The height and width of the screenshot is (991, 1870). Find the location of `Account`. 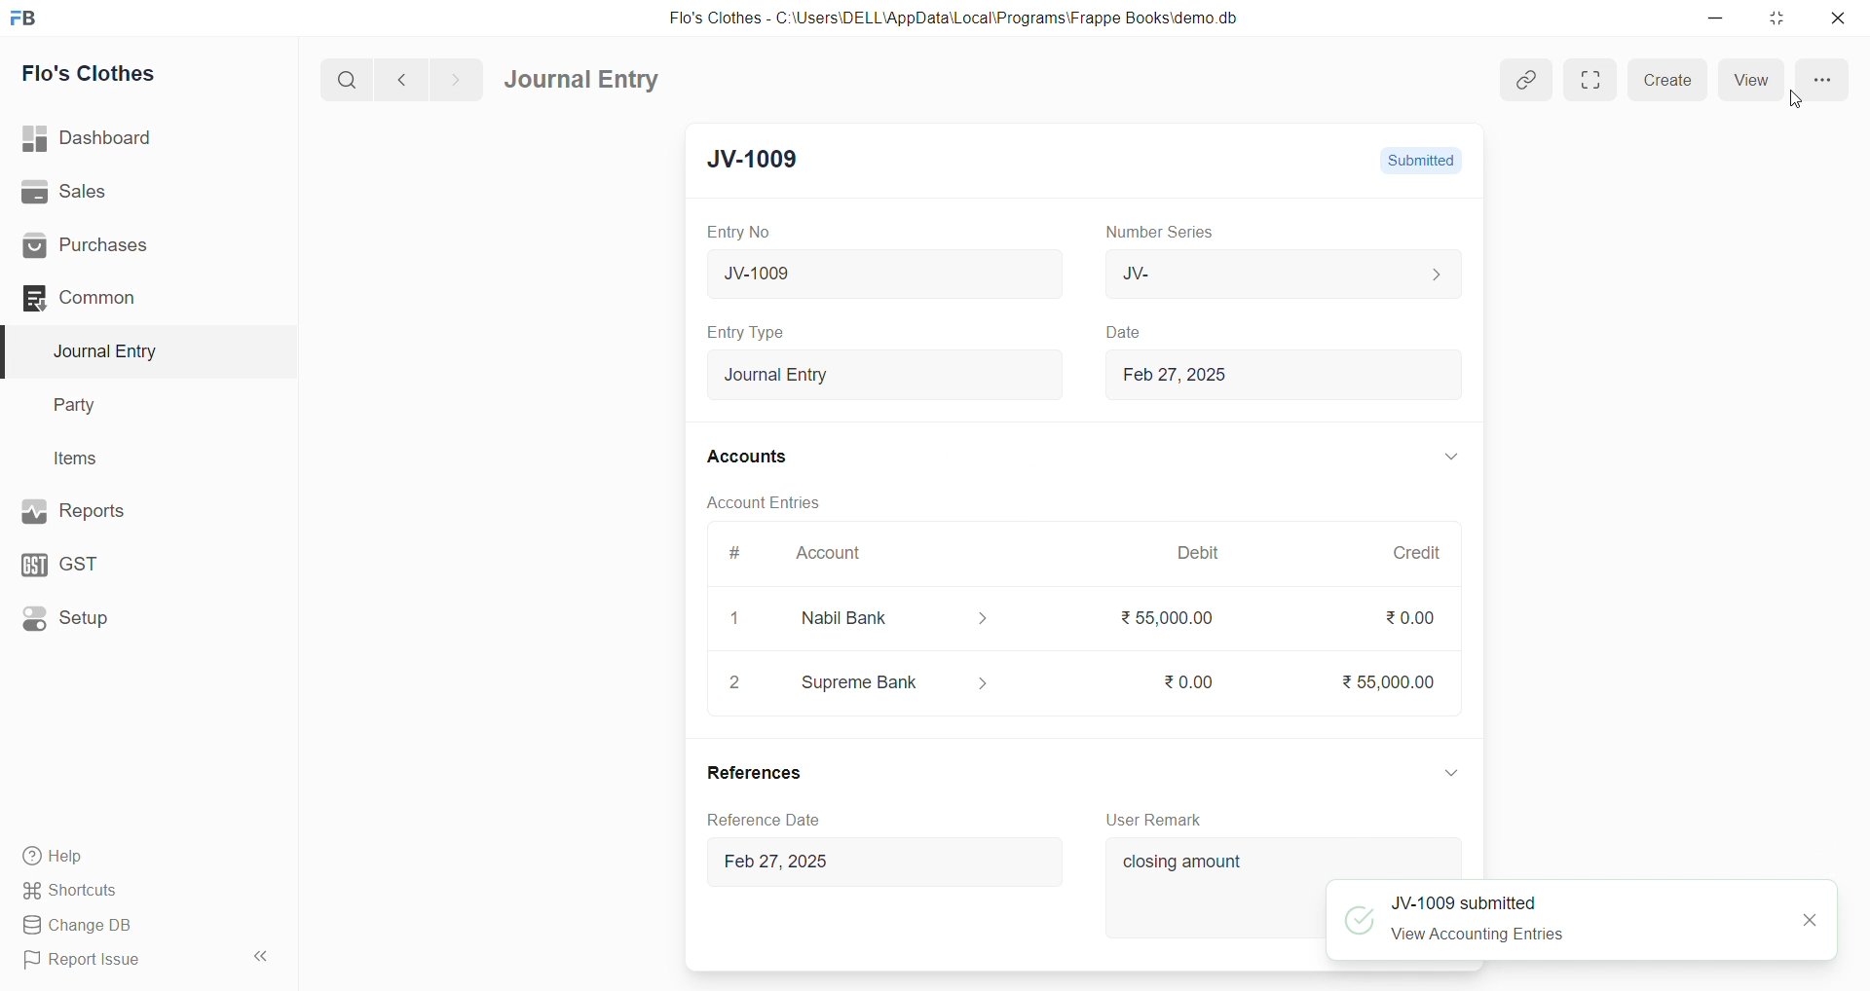

Account is located at coordinates (836, 551).